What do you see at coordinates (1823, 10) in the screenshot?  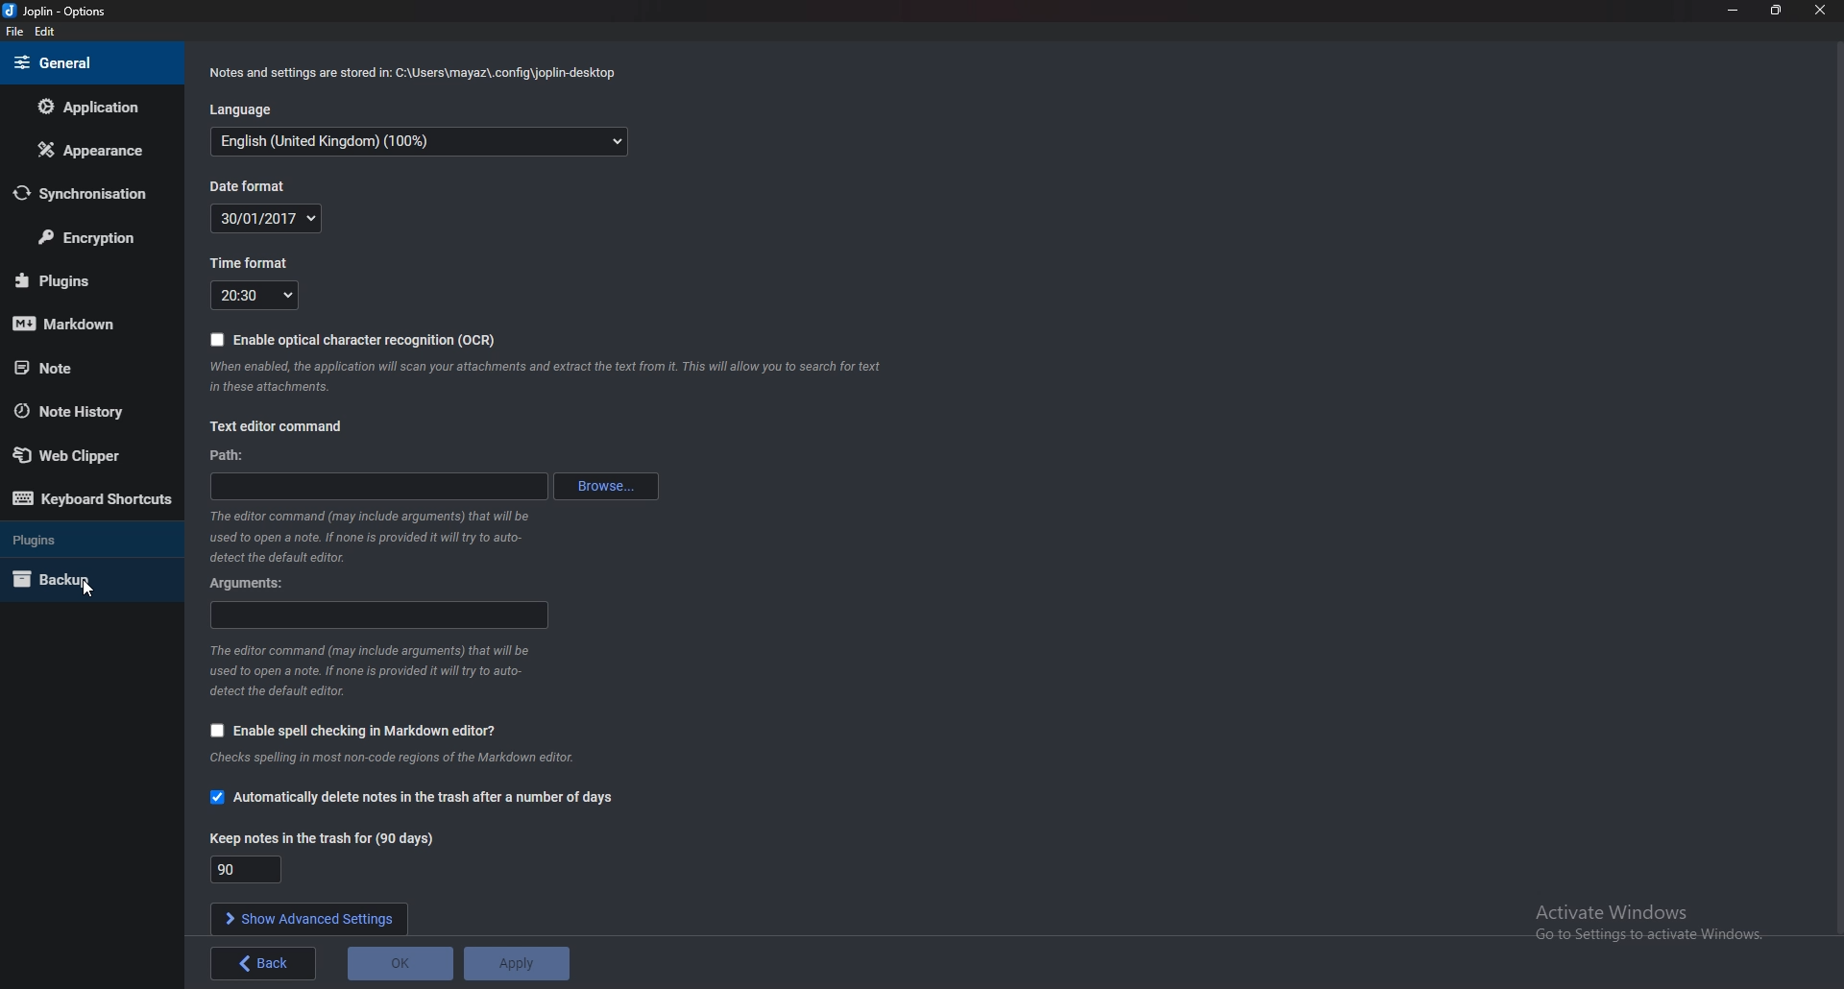 I see `close` at bounding box center [1823, 10].